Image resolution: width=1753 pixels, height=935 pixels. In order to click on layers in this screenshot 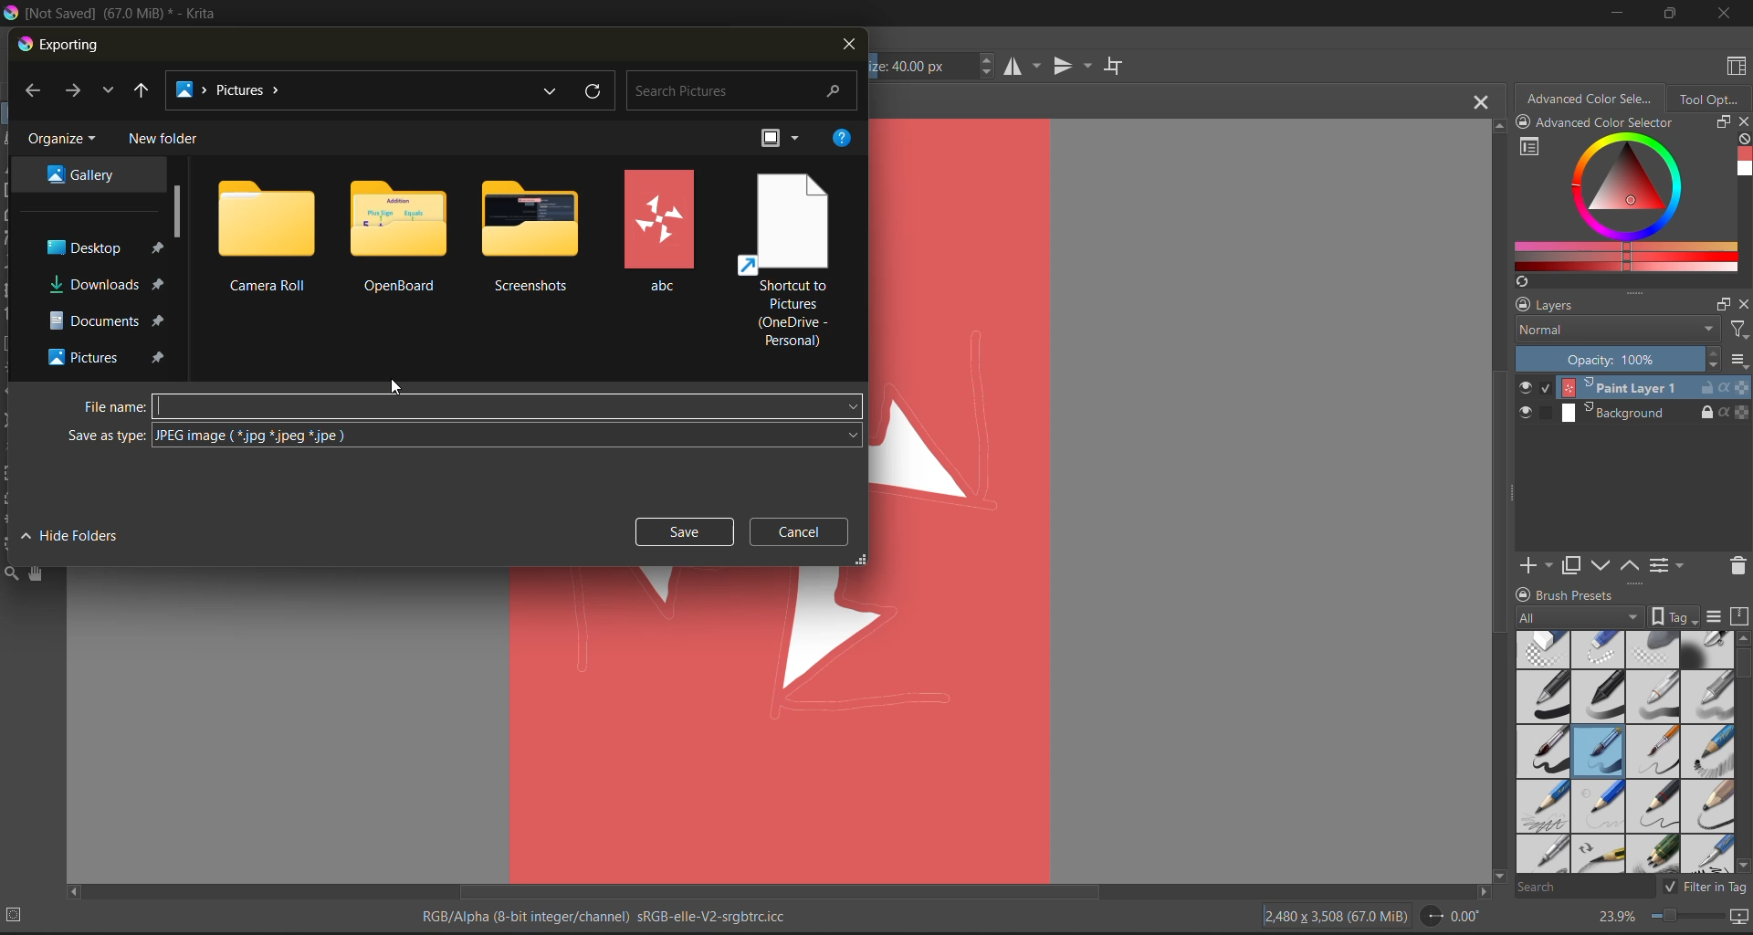, I will do `click(1608, 307)`.